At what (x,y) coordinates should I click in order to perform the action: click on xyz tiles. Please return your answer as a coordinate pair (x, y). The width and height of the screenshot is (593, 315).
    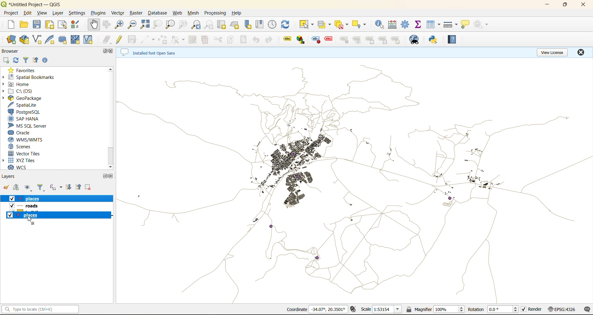
    Looking at the image, I should click on (28, 160).